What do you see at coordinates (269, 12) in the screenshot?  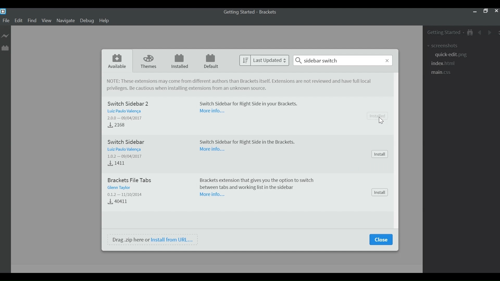 I see `Brackets` at bounding box center [269, 12].